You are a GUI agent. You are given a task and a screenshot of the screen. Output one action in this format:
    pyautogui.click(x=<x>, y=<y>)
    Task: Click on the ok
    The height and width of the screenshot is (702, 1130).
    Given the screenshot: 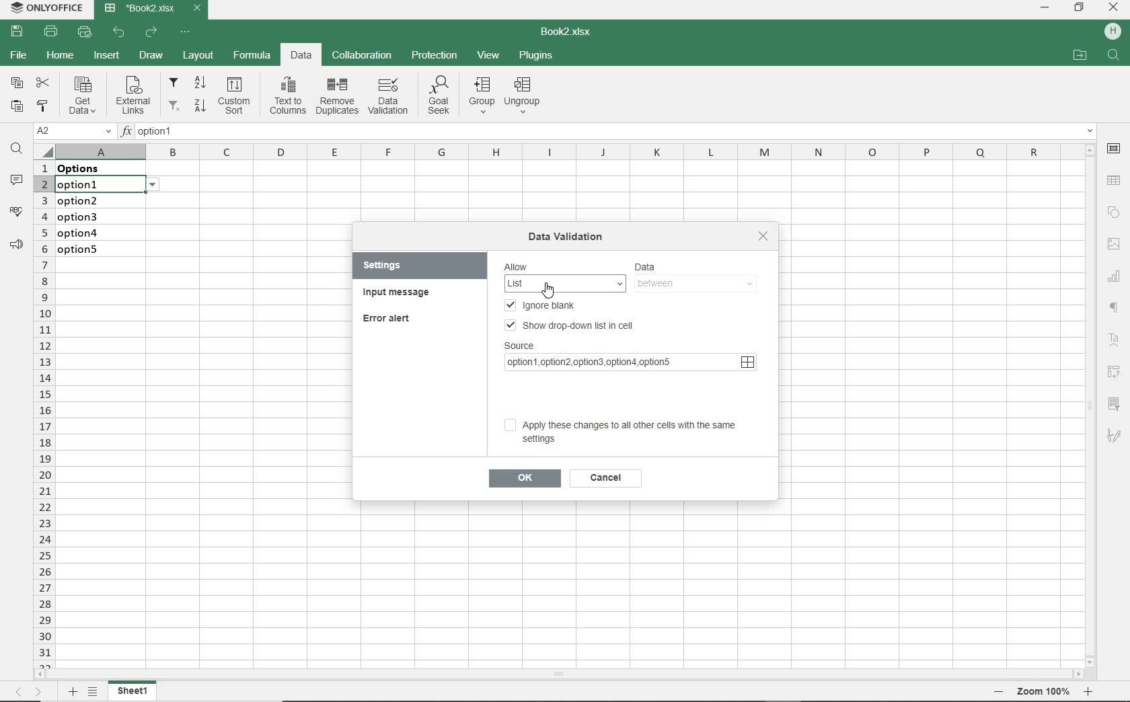 What is the action you would take?
    pyautogui.click(x=525, y=479)
    